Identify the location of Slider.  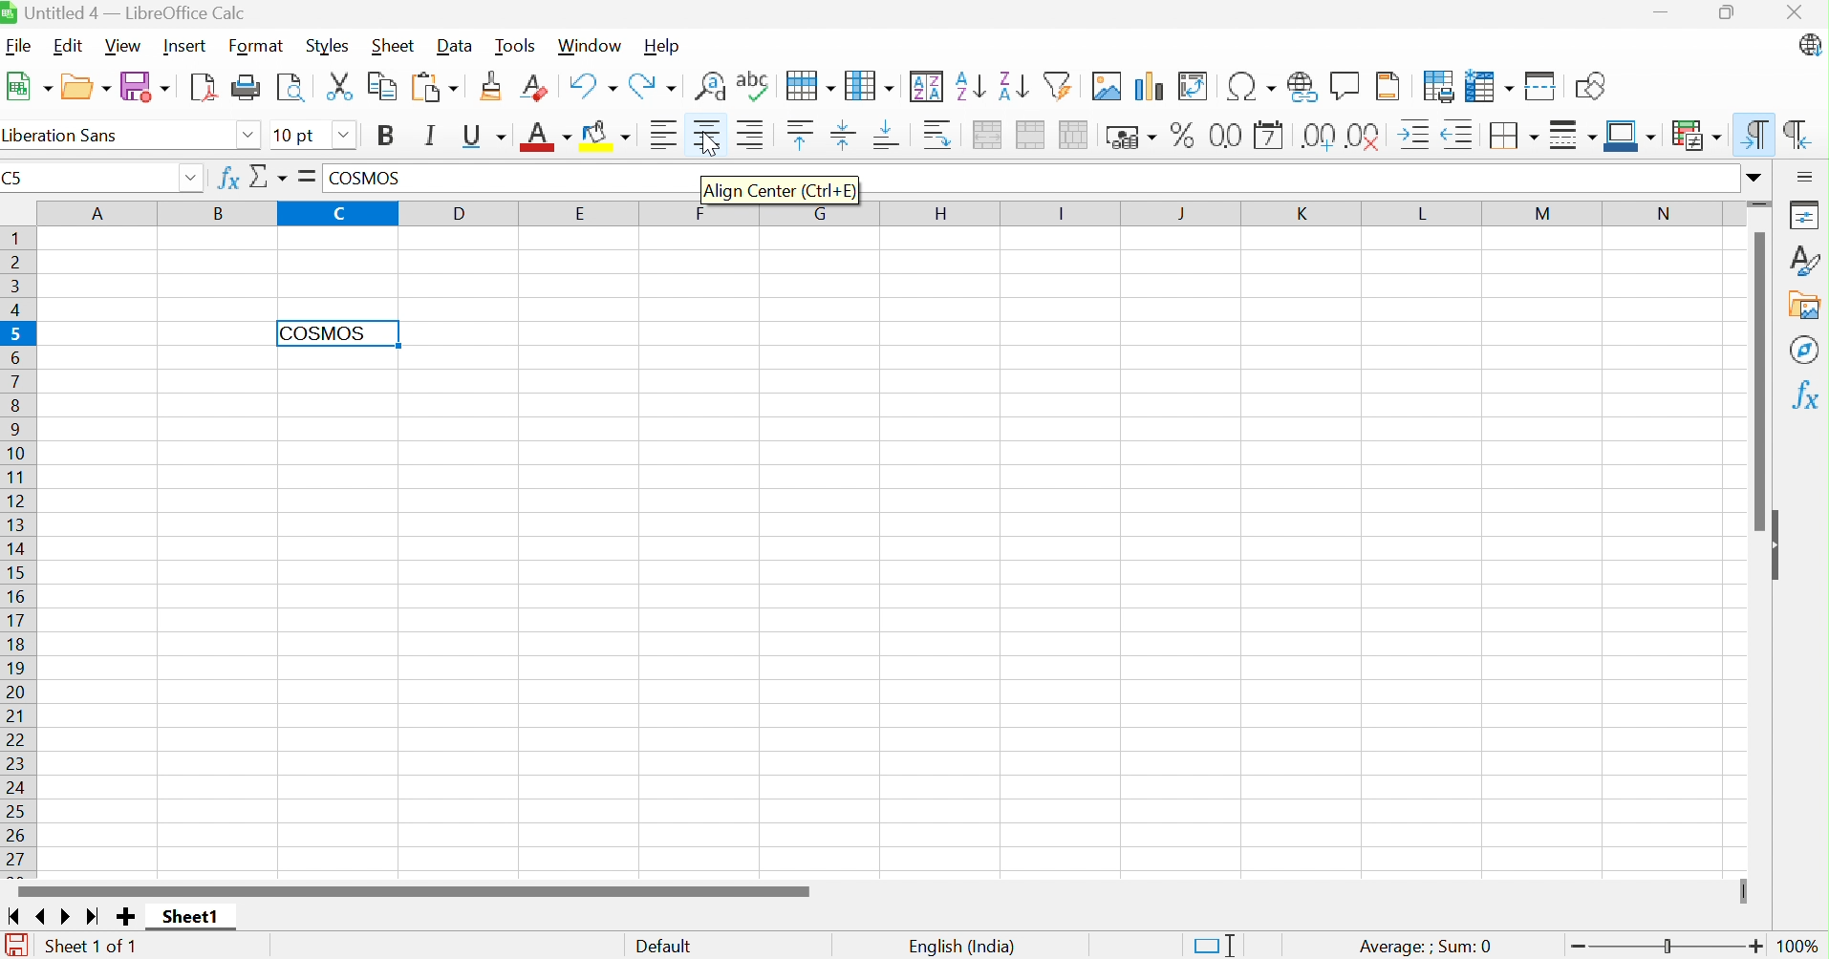
(1748, 892).